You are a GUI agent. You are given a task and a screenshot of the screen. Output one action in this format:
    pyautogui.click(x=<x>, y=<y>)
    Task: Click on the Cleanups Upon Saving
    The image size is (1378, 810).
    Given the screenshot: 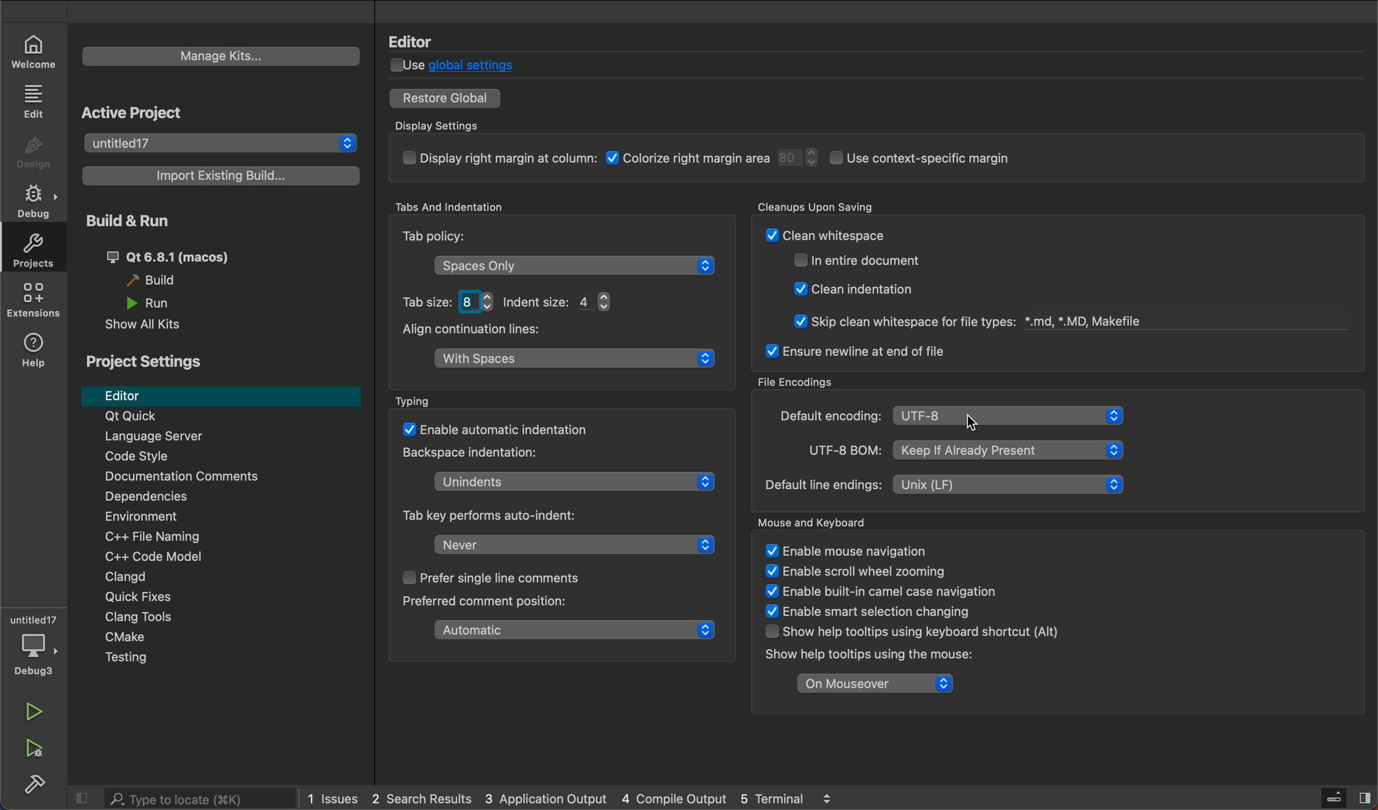 What is the action you would take?
    pyautogui.click(x=816, y=204)
    